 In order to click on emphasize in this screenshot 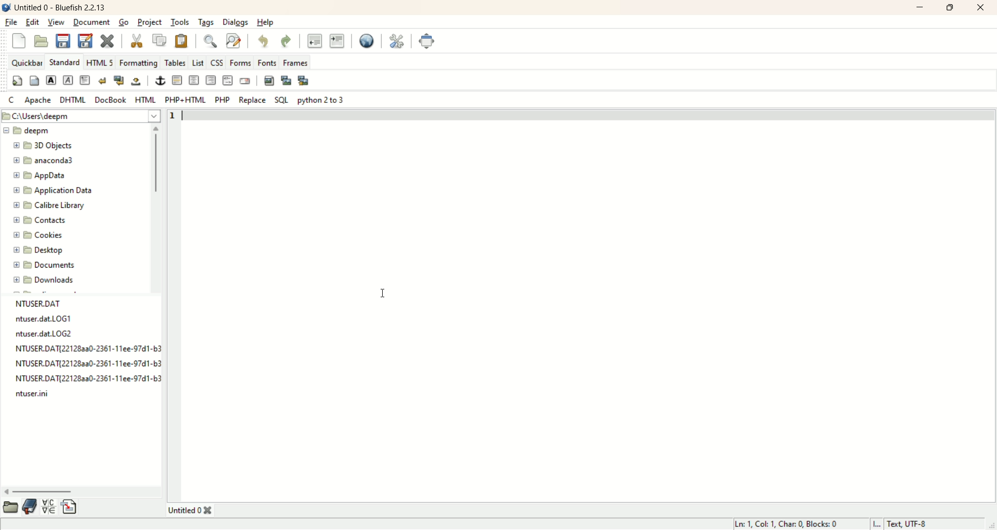, I will do `click(68, 80)`.